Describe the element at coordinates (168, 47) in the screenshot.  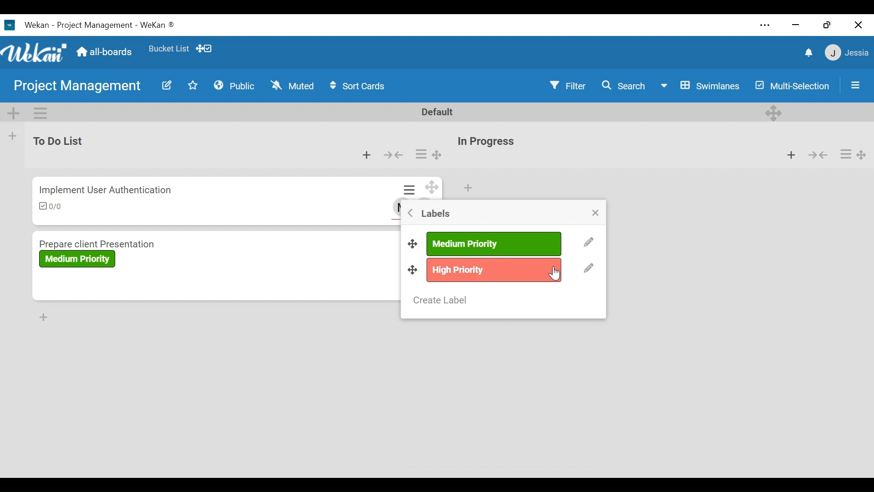
I see `Favorites` at that location.